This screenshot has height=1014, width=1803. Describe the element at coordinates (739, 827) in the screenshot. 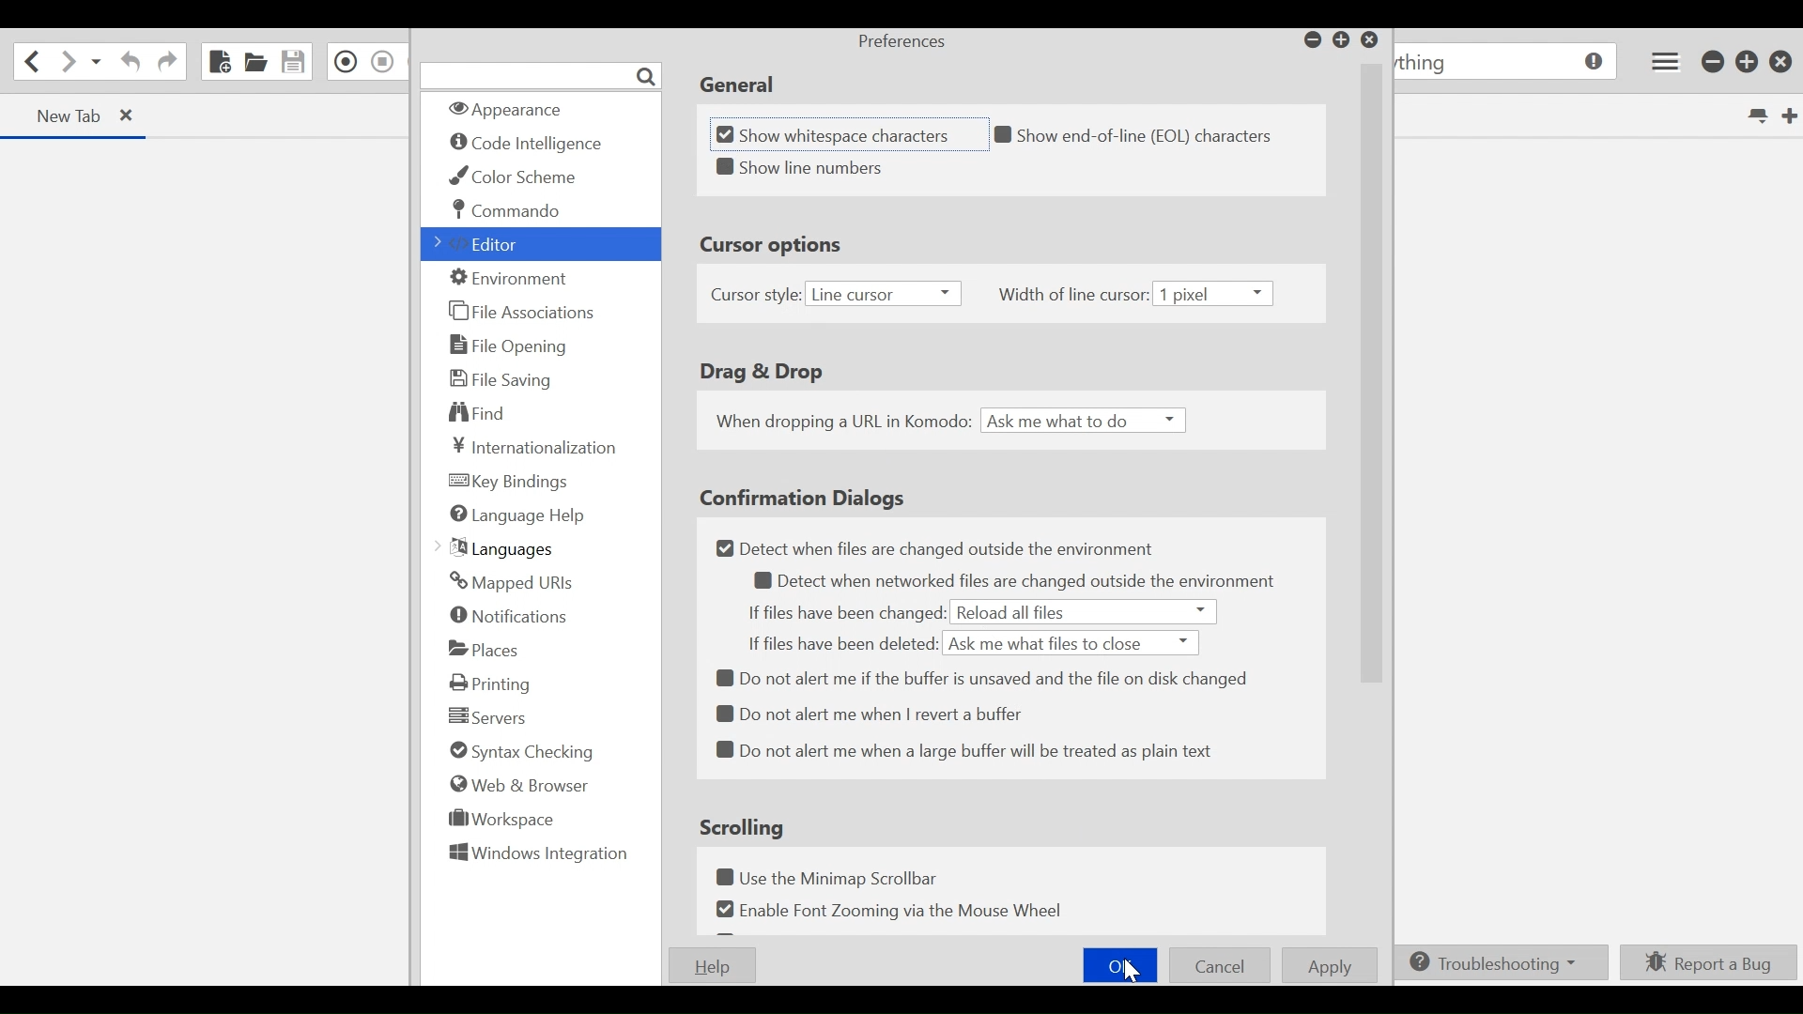

I see `Scrolling` at that location.